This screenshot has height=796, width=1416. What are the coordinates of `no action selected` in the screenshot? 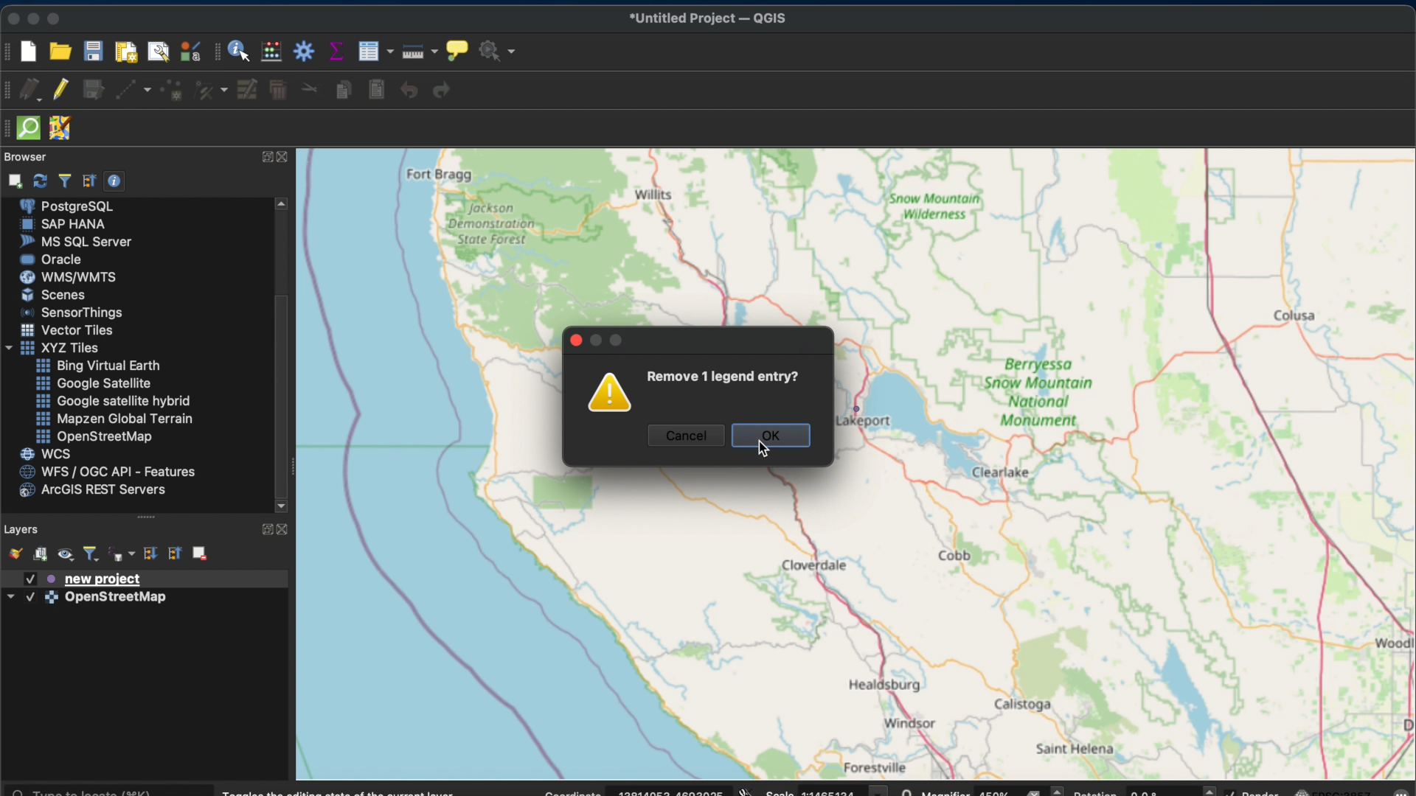 It's located at (498, 50).